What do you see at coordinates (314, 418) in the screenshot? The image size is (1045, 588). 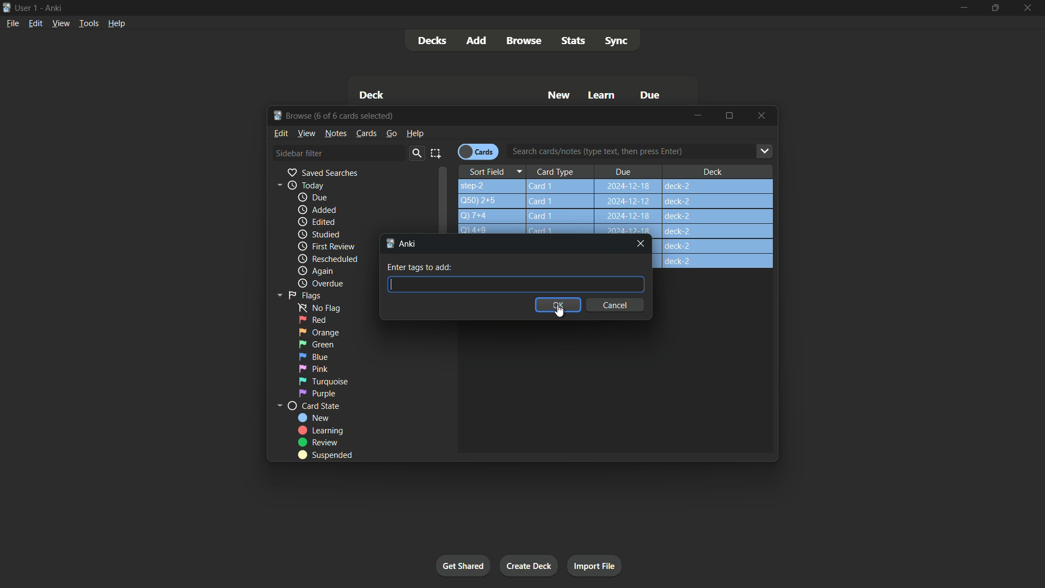 I see `new` at bounding box center [314, 418].